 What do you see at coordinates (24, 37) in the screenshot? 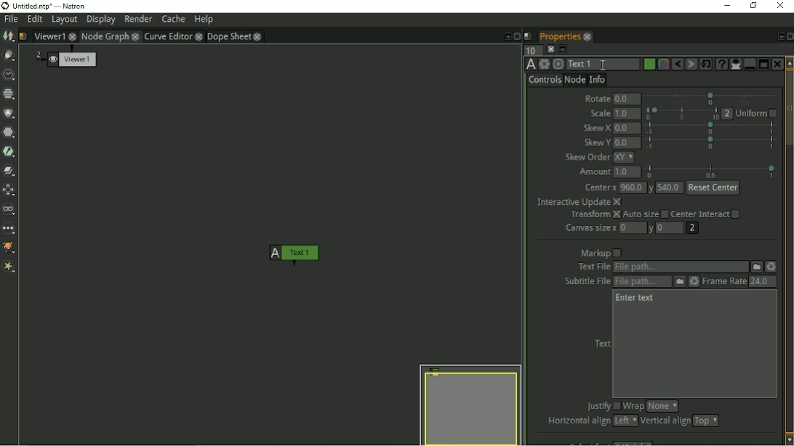
I see `Script name` at bounding box center [24, 37].